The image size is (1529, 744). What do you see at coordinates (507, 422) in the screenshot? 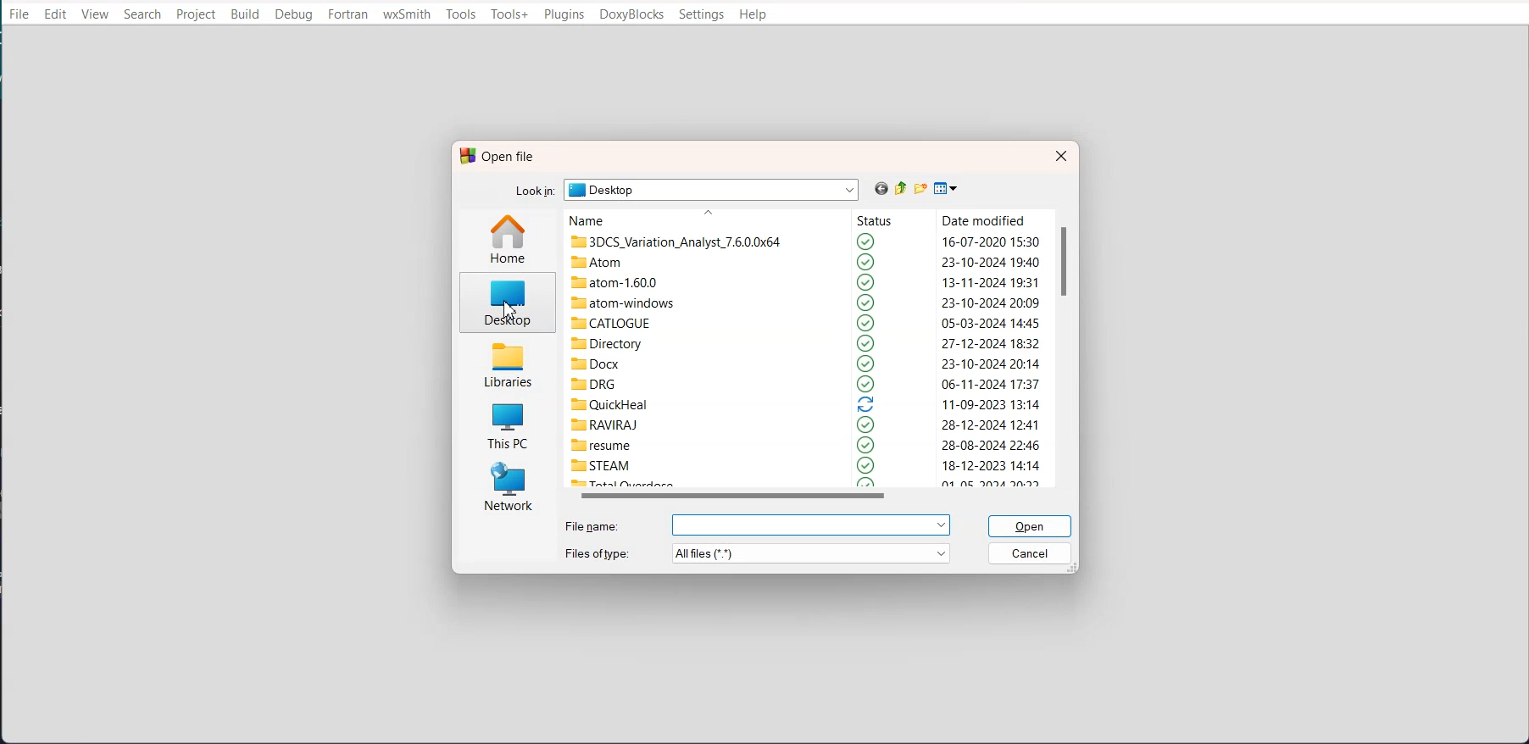
I see `This PC` at bounding box center [507, 422].